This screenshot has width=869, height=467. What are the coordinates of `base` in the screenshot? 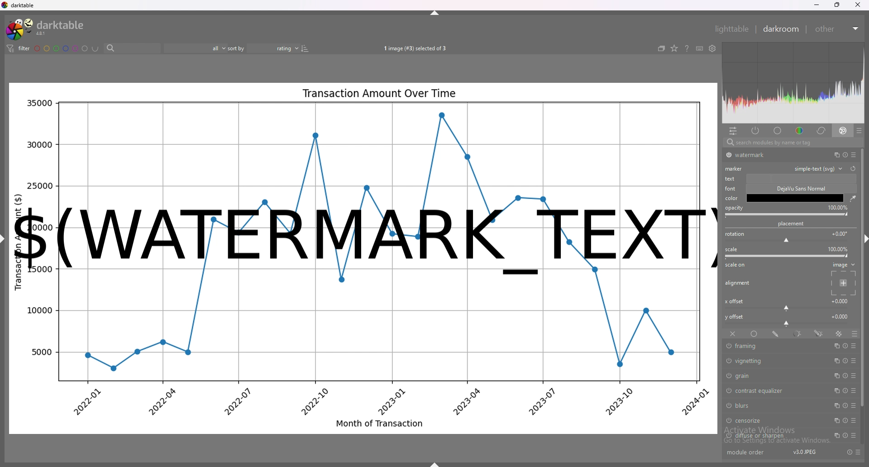 It's located at (778, 130).